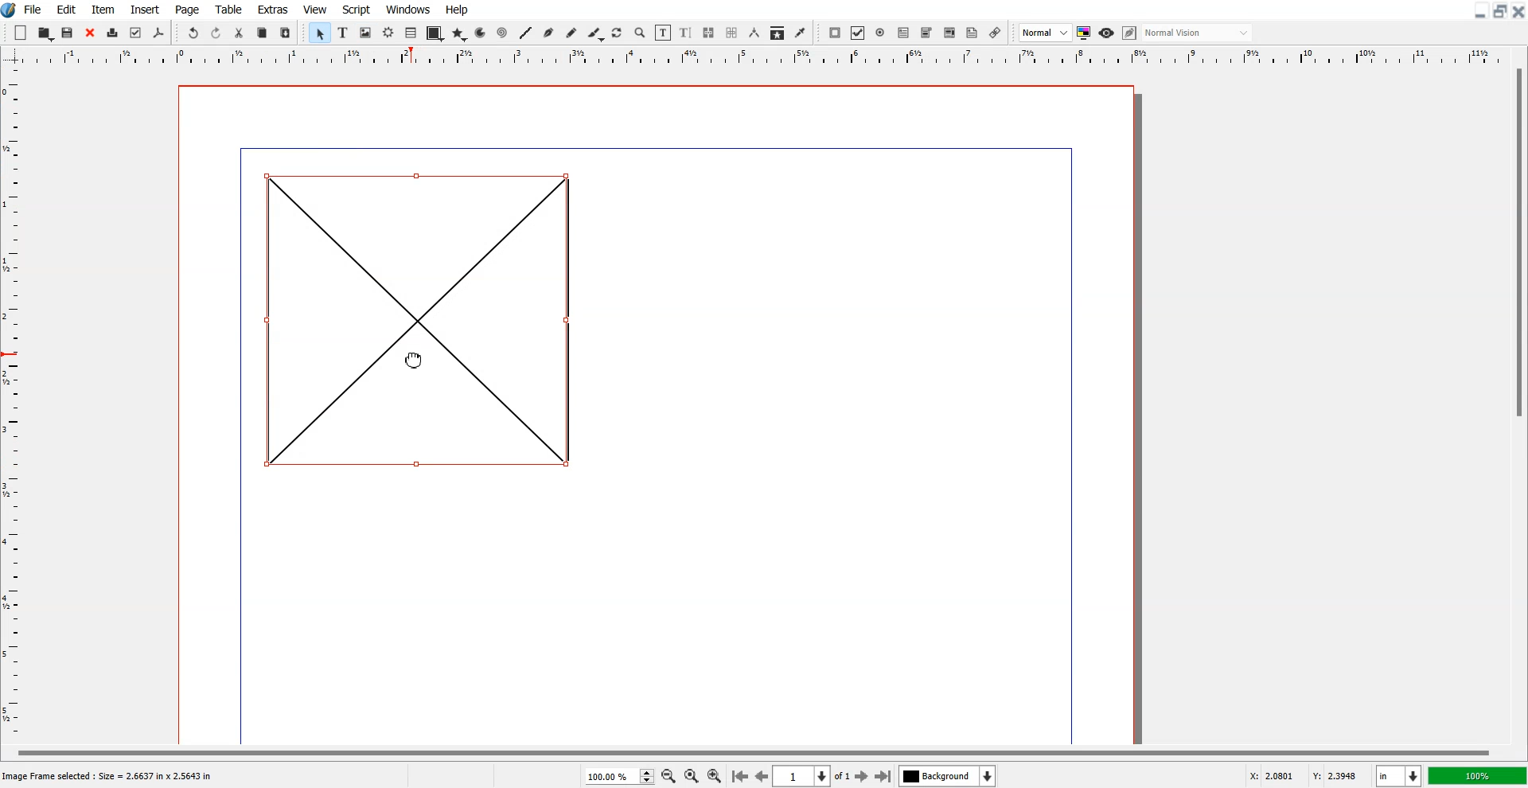 This screenshot has width=1528, height=788. Describe the element at coordinates (388, 33) in the screenshot. I see `Render frame` at that location.